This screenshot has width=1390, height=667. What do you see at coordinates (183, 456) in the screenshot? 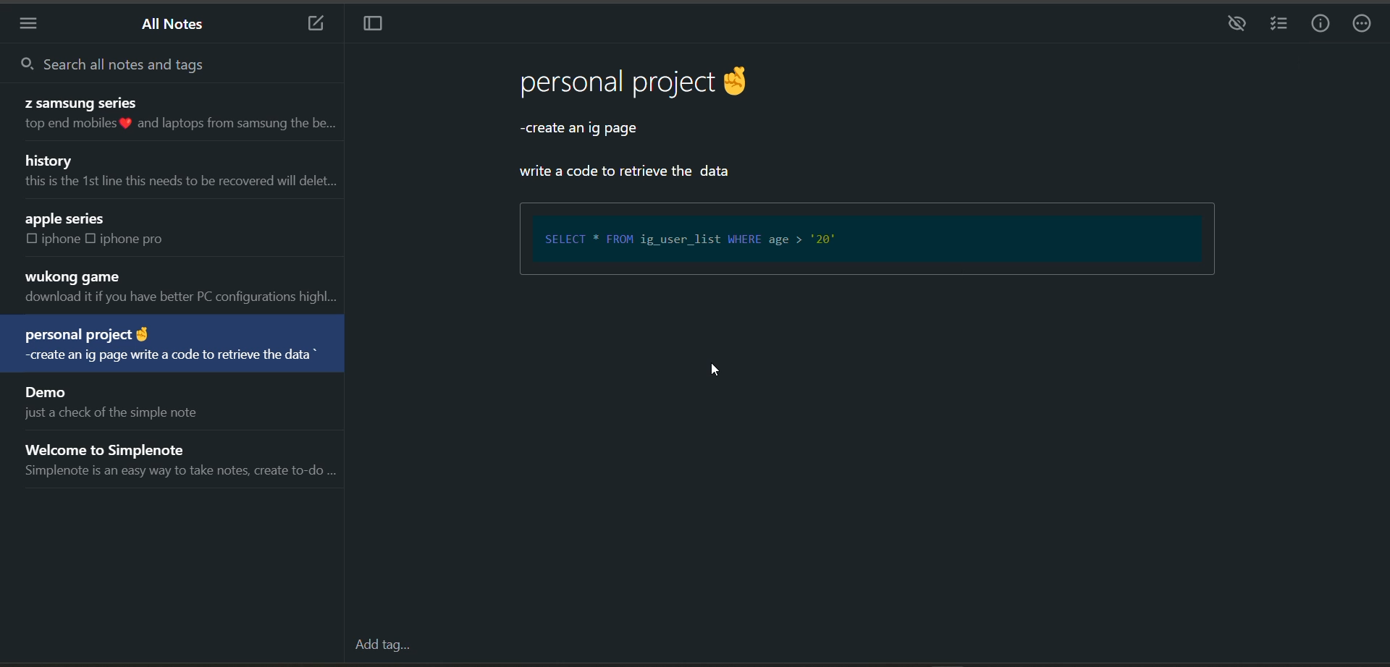
I see `note title  and preview` at bounding box center [183, 456].